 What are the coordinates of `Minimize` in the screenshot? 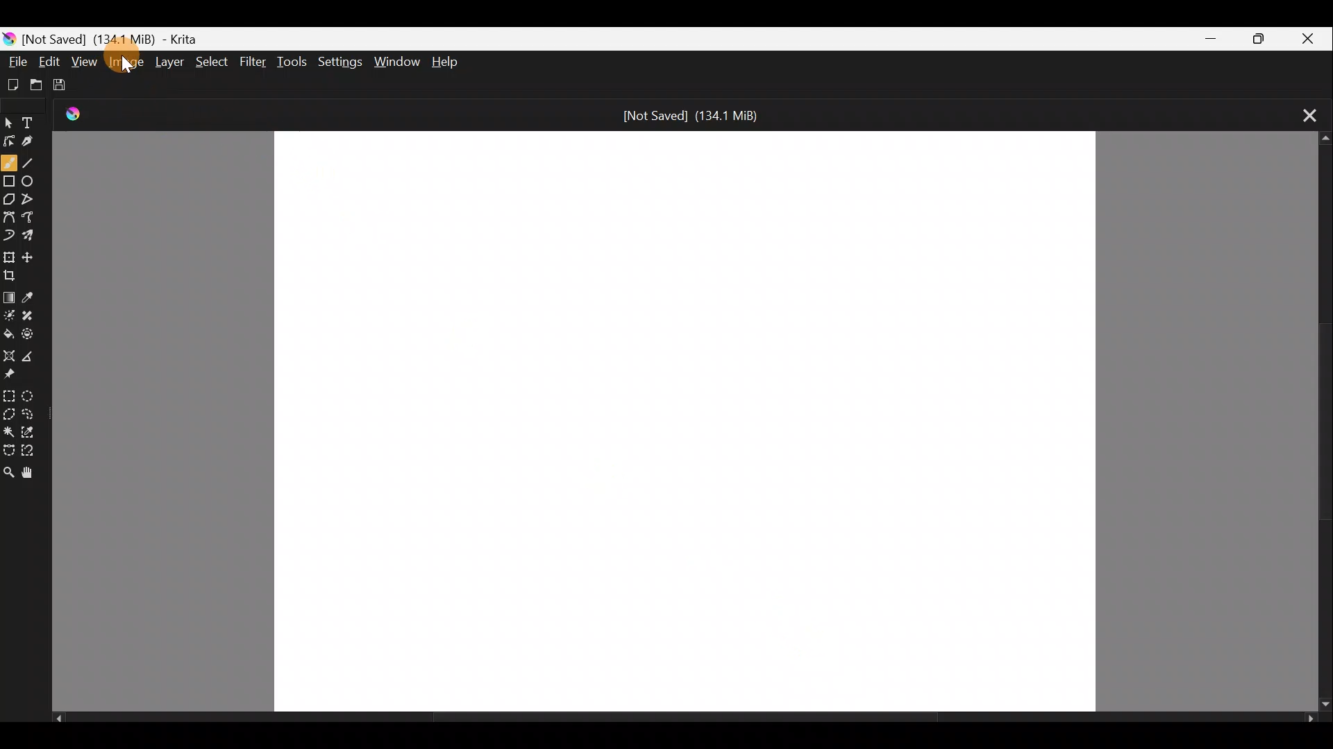 It's located at (1203, 39).